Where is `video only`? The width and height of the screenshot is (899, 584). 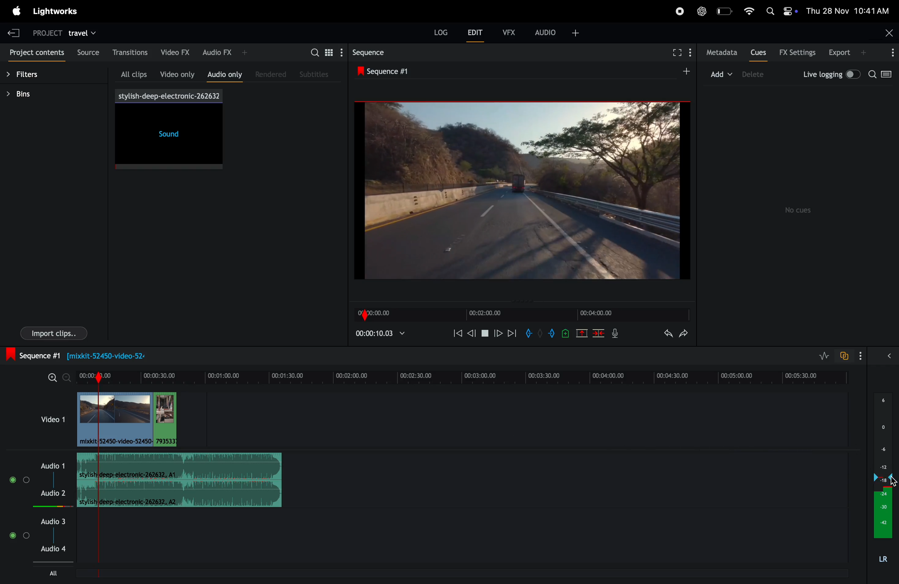 video only is located at coordinates (175, 72).